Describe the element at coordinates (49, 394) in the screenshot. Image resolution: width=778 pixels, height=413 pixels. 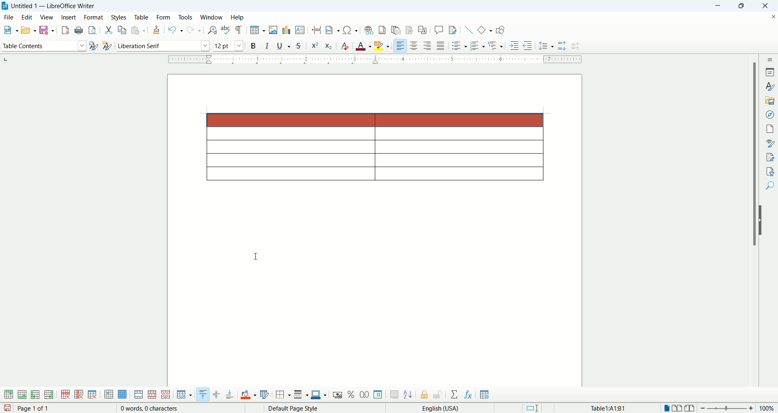
I see `insert row after` at that location.